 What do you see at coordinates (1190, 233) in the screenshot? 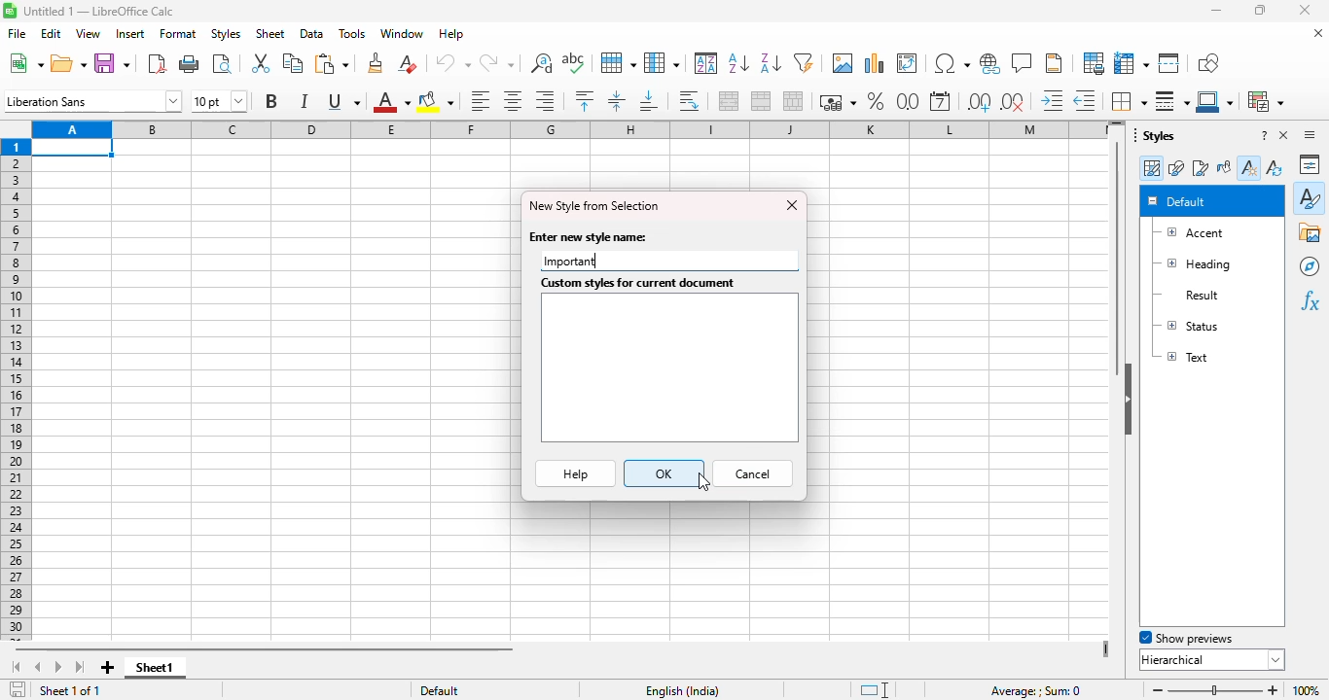
I see `accent` at bounding box center [1190, 233].